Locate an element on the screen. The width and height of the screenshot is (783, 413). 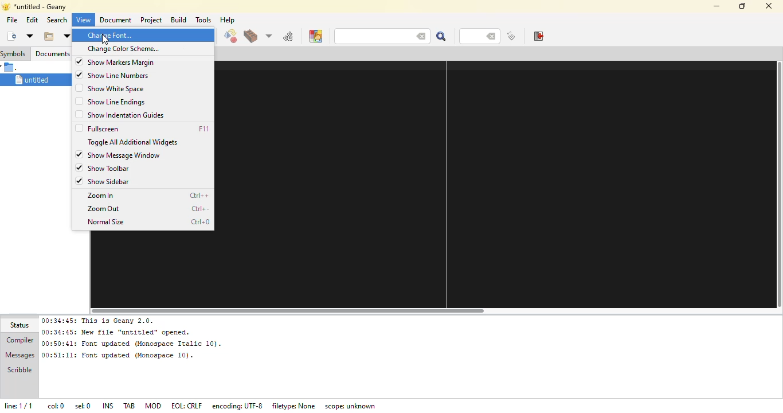
search is located at coordinates (440, 36).